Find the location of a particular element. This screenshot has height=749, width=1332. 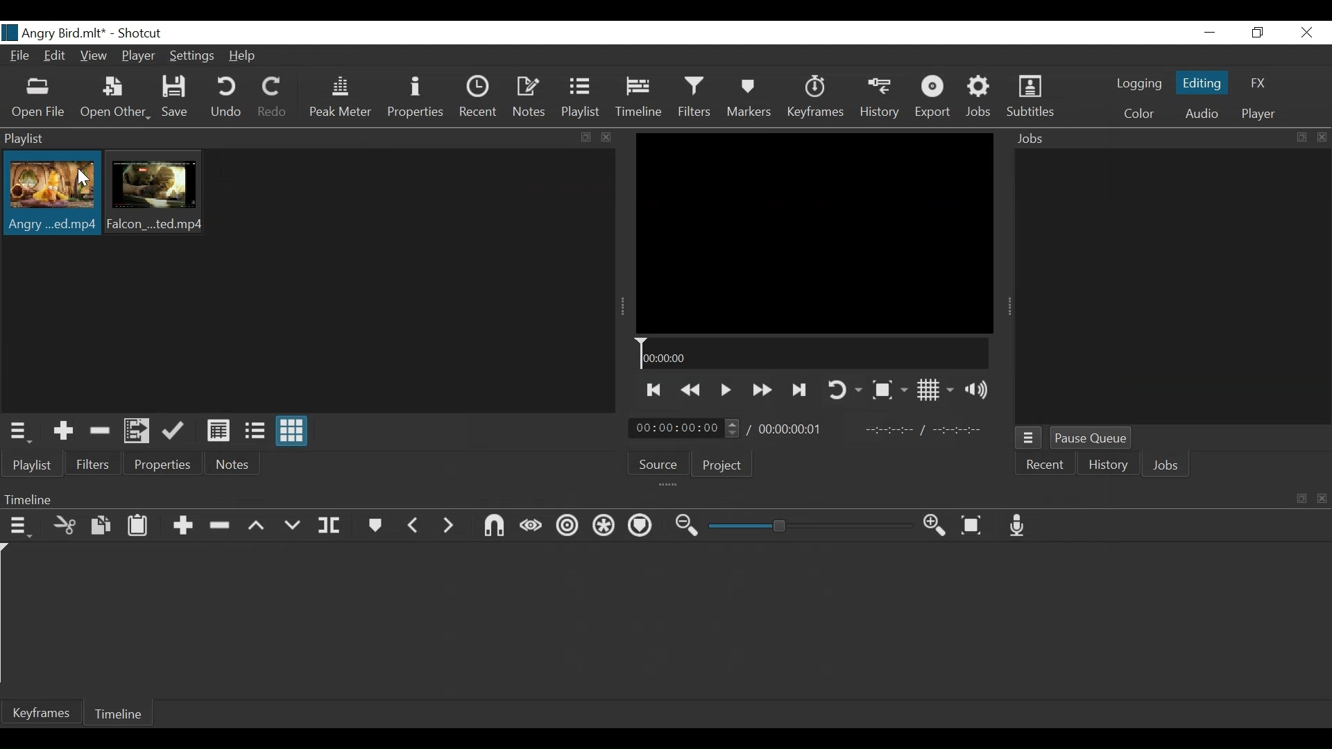

Filters is located at coordinates (697, 98).